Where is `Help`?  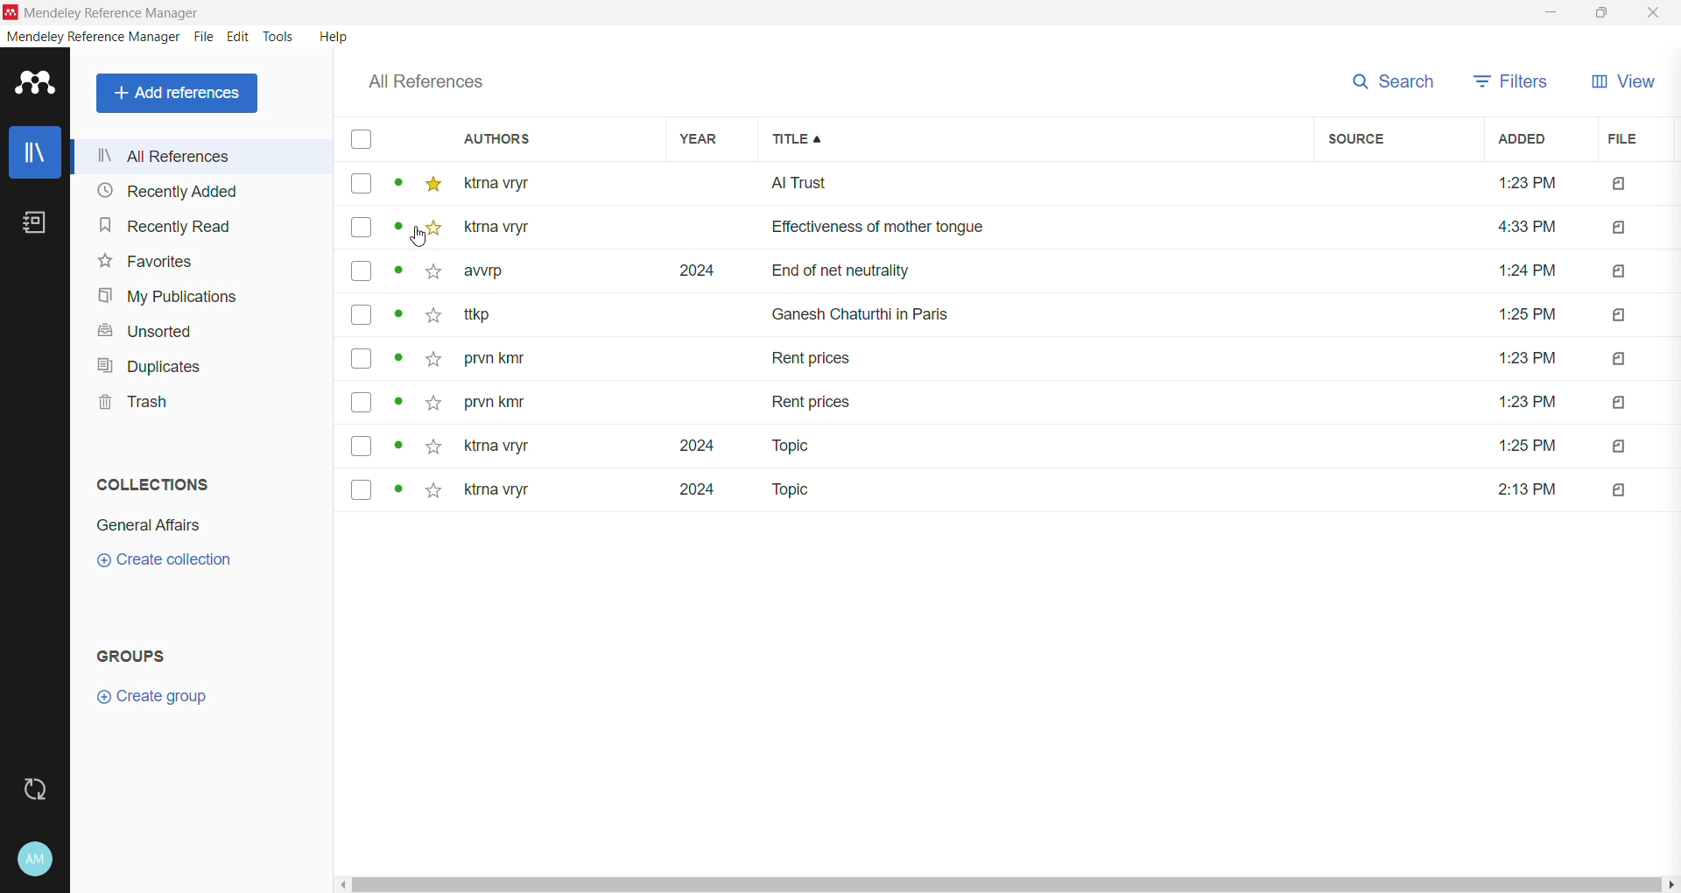 Help is located at coordinates (334, 36).